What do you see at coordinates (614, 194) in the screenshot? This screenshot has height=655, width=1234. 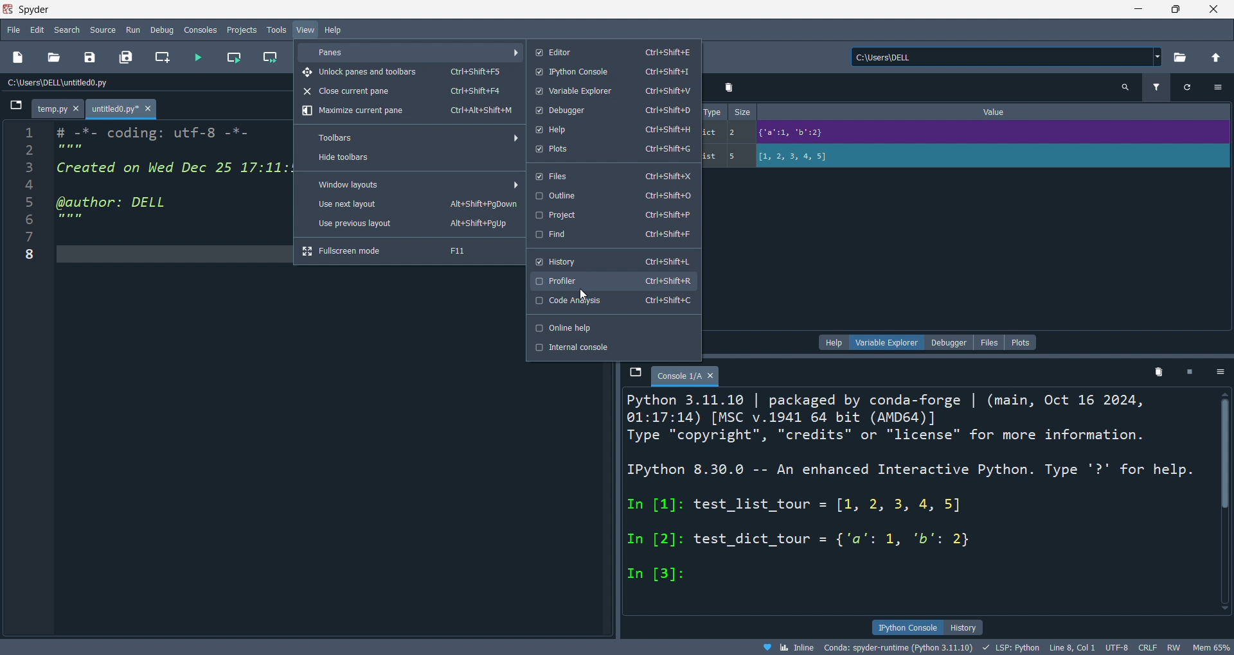 I see `outline` at bounding box center [614, 194].